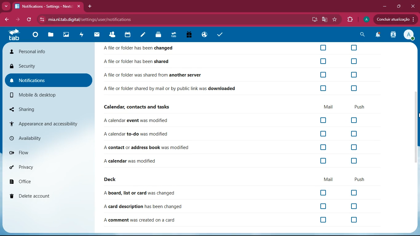  What do you see at coordinates (44, 196) in the screenshot?
I see `delete account` at bounding box center [44, 196].